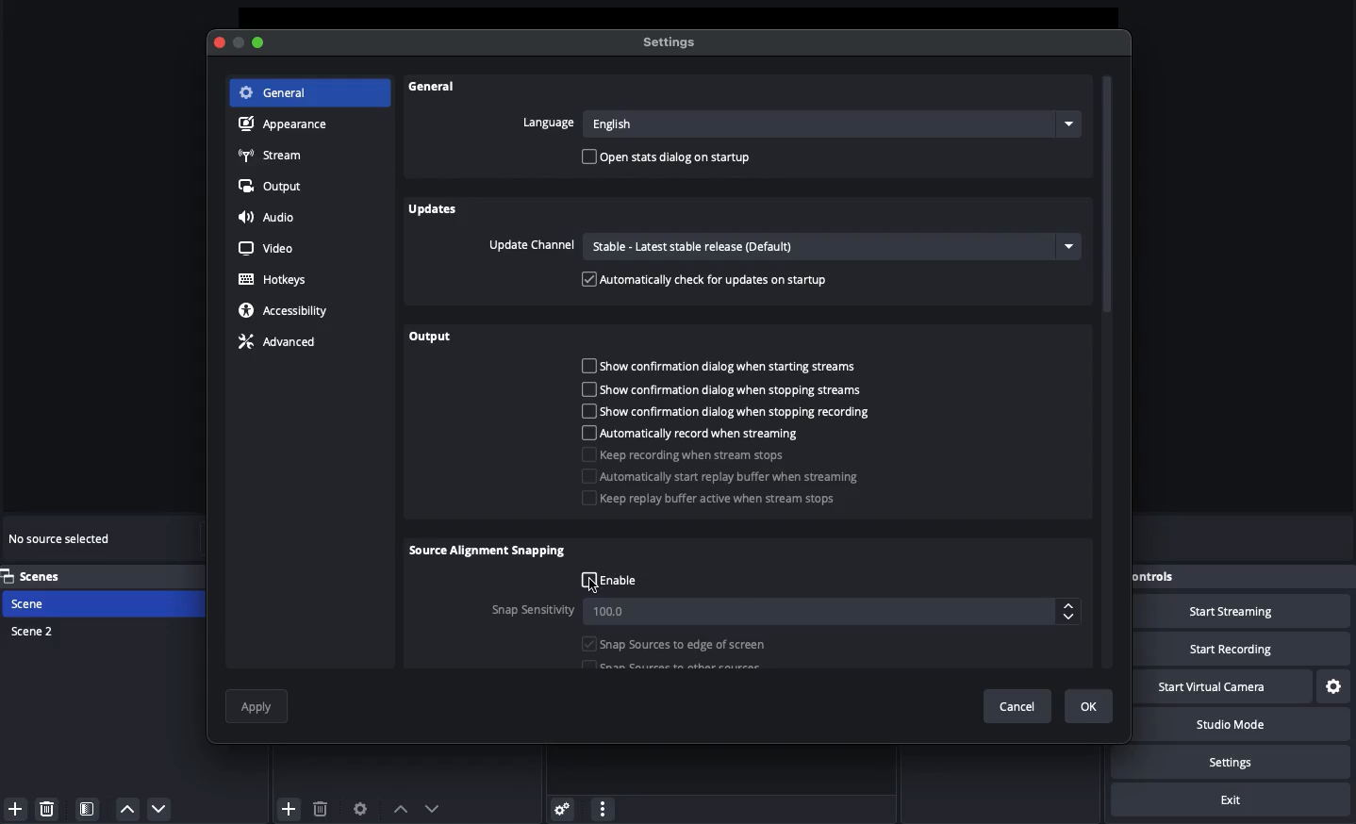 This screenshot has height=824, width=1356. Describe the element at coordinates (1245, 727) in the screenshot. I see `Studio mode` at that location.